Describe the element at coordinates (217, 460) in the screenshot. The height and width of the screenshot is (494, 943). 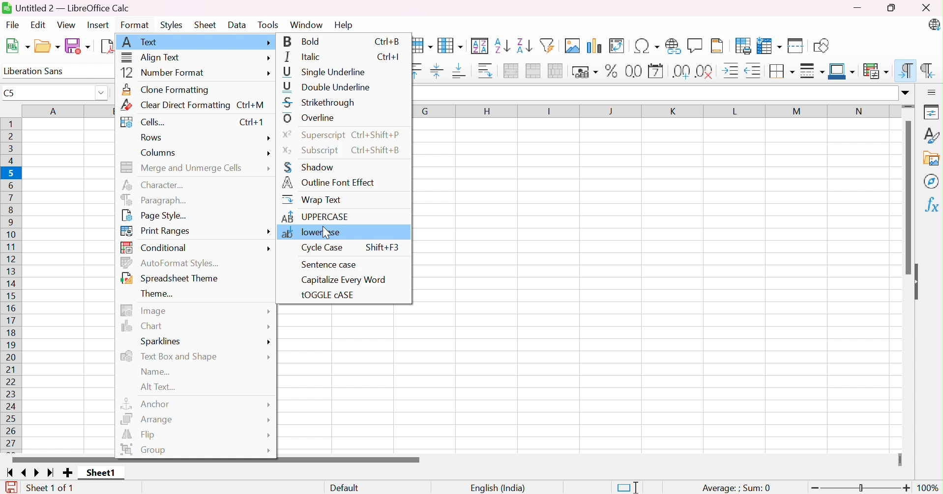
I see `Scroll Bar` at that location.